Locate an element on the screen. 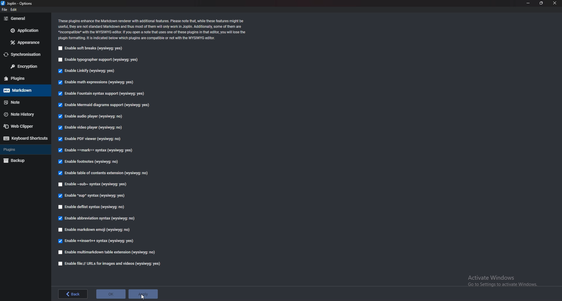  enable deflist syntax is located at coordinates (92, 207).